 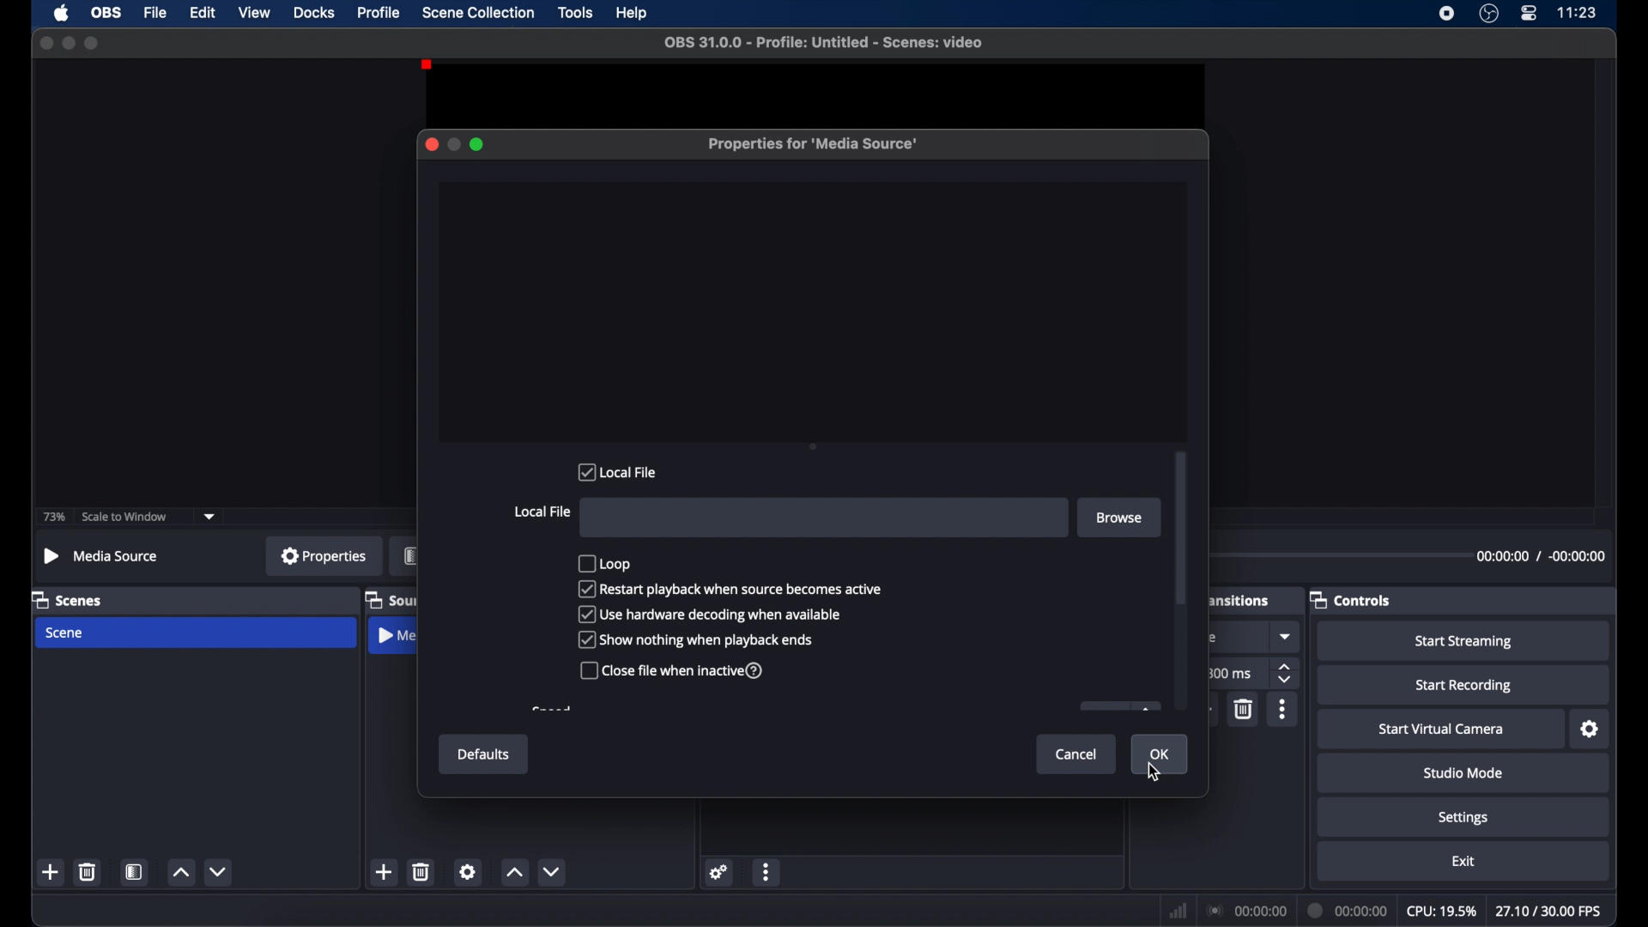 What do you see at coordinates (719, 873) in the screenshot?
I see `settings` at bounding box center [719, 873].